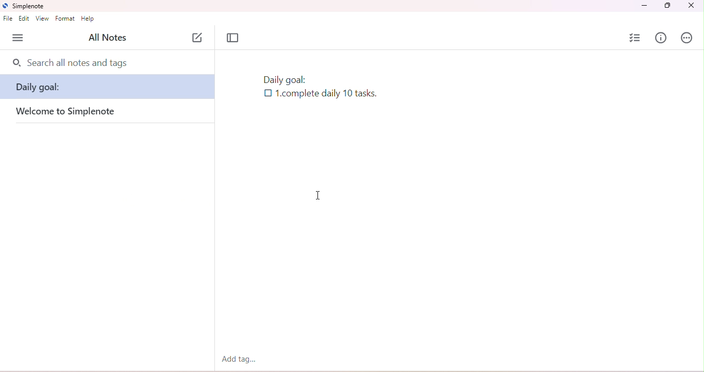 The height and width of the screenshot is (372, 704). What do you see at coordinates (321, 197) in the screenshot?
I see `cursor` at bounding box center [321, 197].